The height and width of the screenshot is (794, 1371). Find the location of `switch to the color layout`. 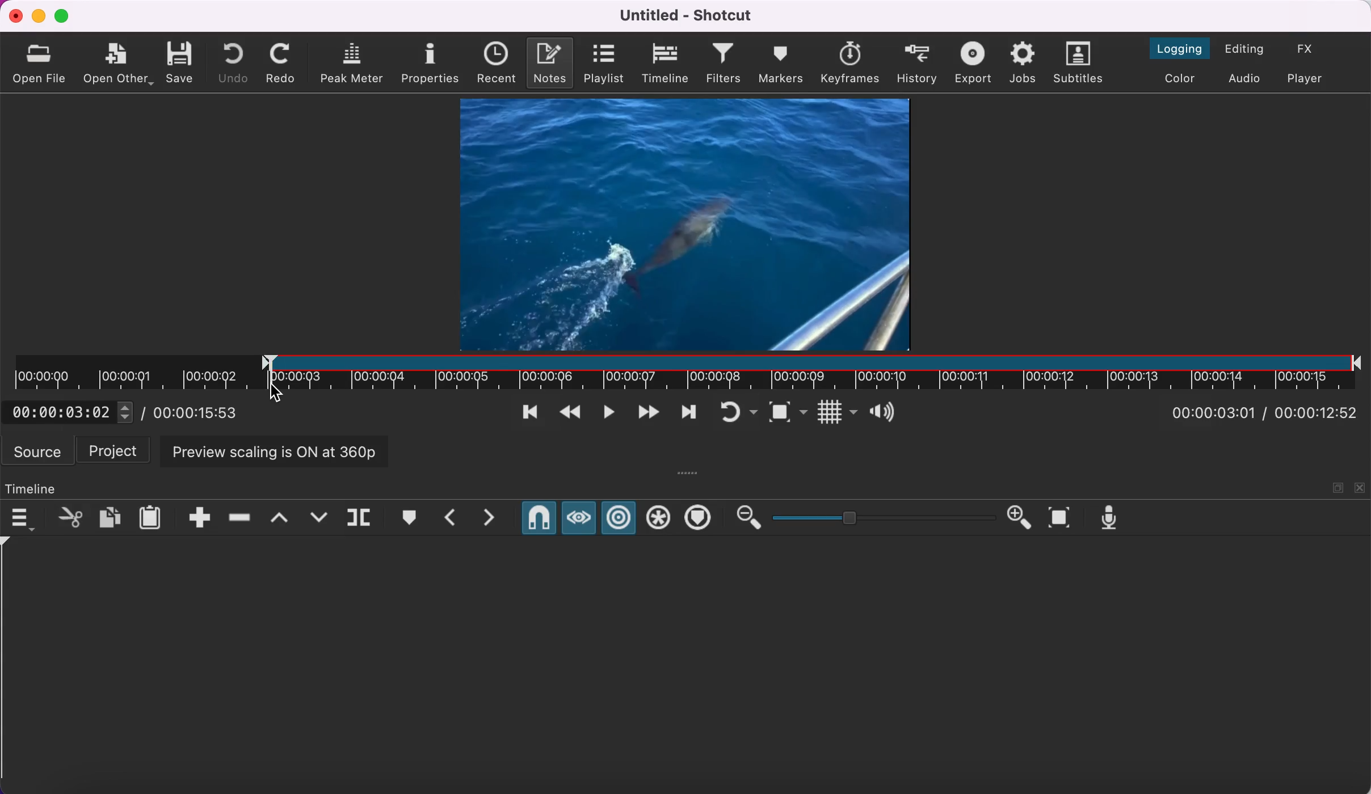

switch to the color layout is located at coordinates (1183, 78).